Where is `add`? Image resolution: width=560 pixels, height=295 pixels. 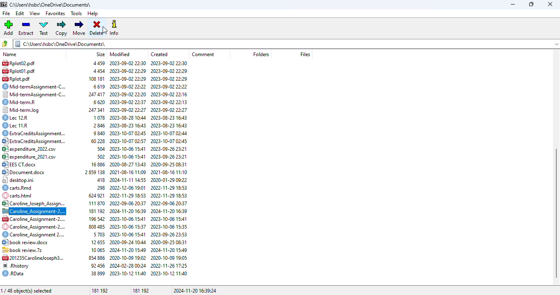 add is located at coordinates (8, 28).